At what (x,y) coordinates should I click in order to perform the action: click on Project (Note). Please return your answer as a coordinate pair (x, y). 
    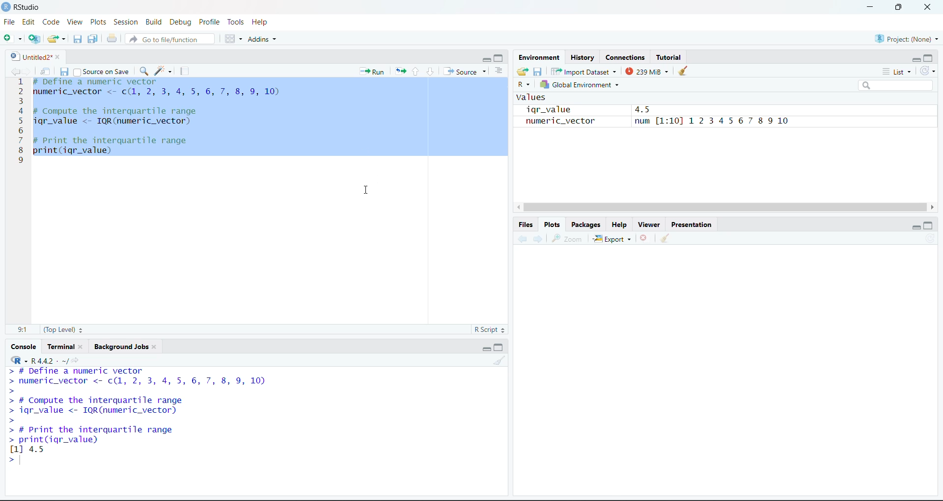
    Looking at the image, I should click on (906, 38).